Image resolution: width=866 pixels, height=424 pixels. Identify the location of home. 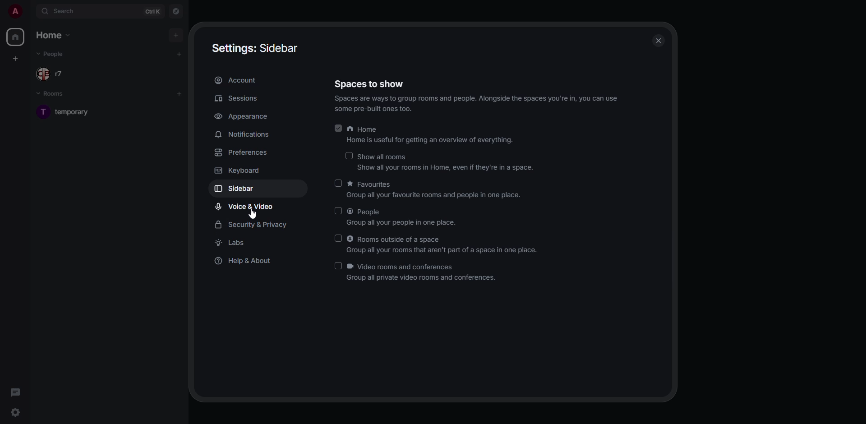
(385, 129).